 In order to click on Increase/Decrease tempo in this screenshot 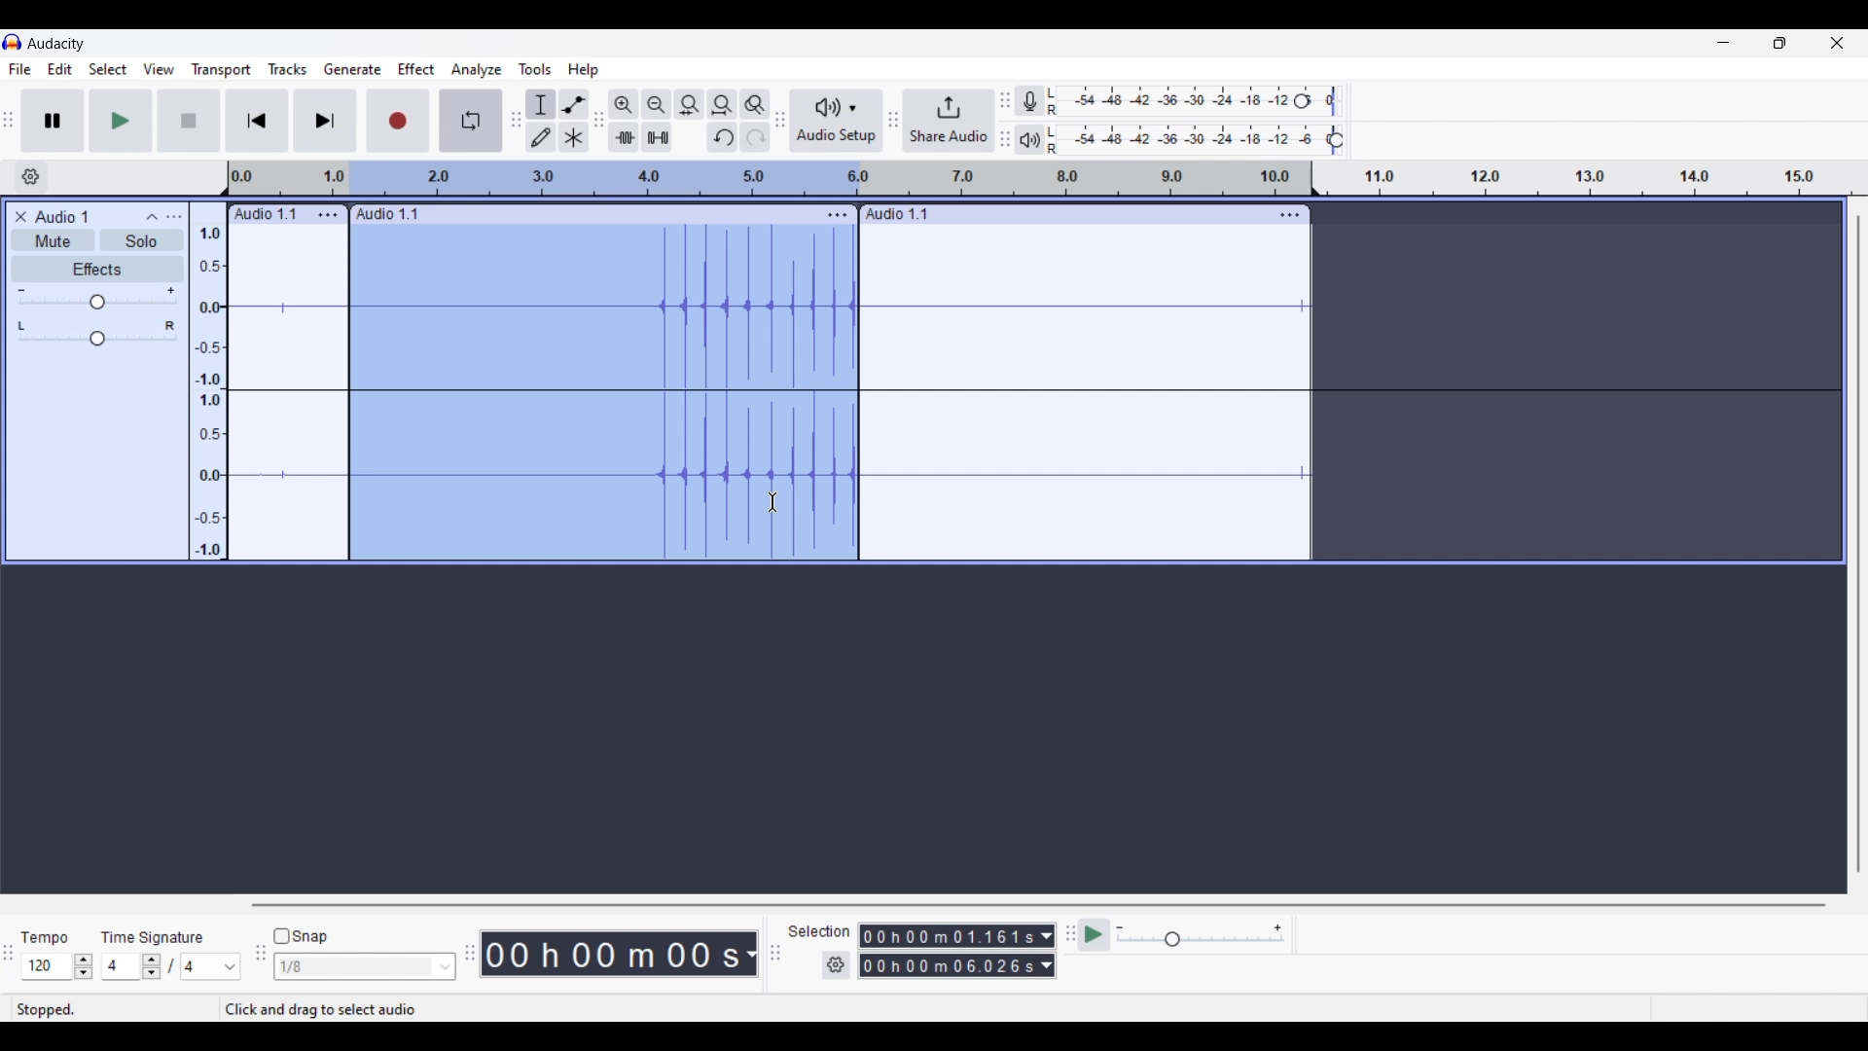, I will do `click(83, 967)`.